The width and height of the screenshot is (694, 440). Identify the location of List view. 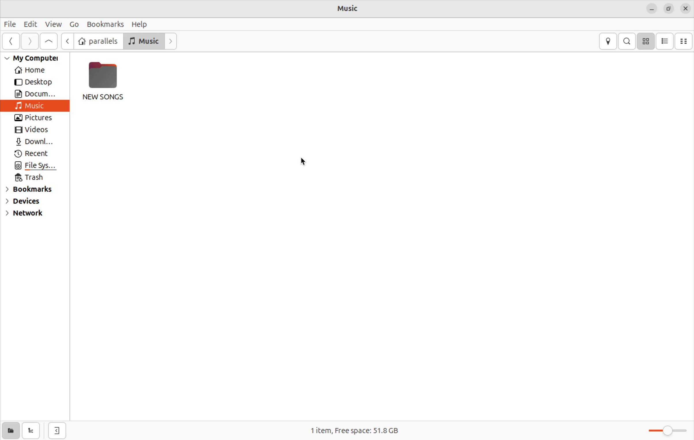
(665, 41).